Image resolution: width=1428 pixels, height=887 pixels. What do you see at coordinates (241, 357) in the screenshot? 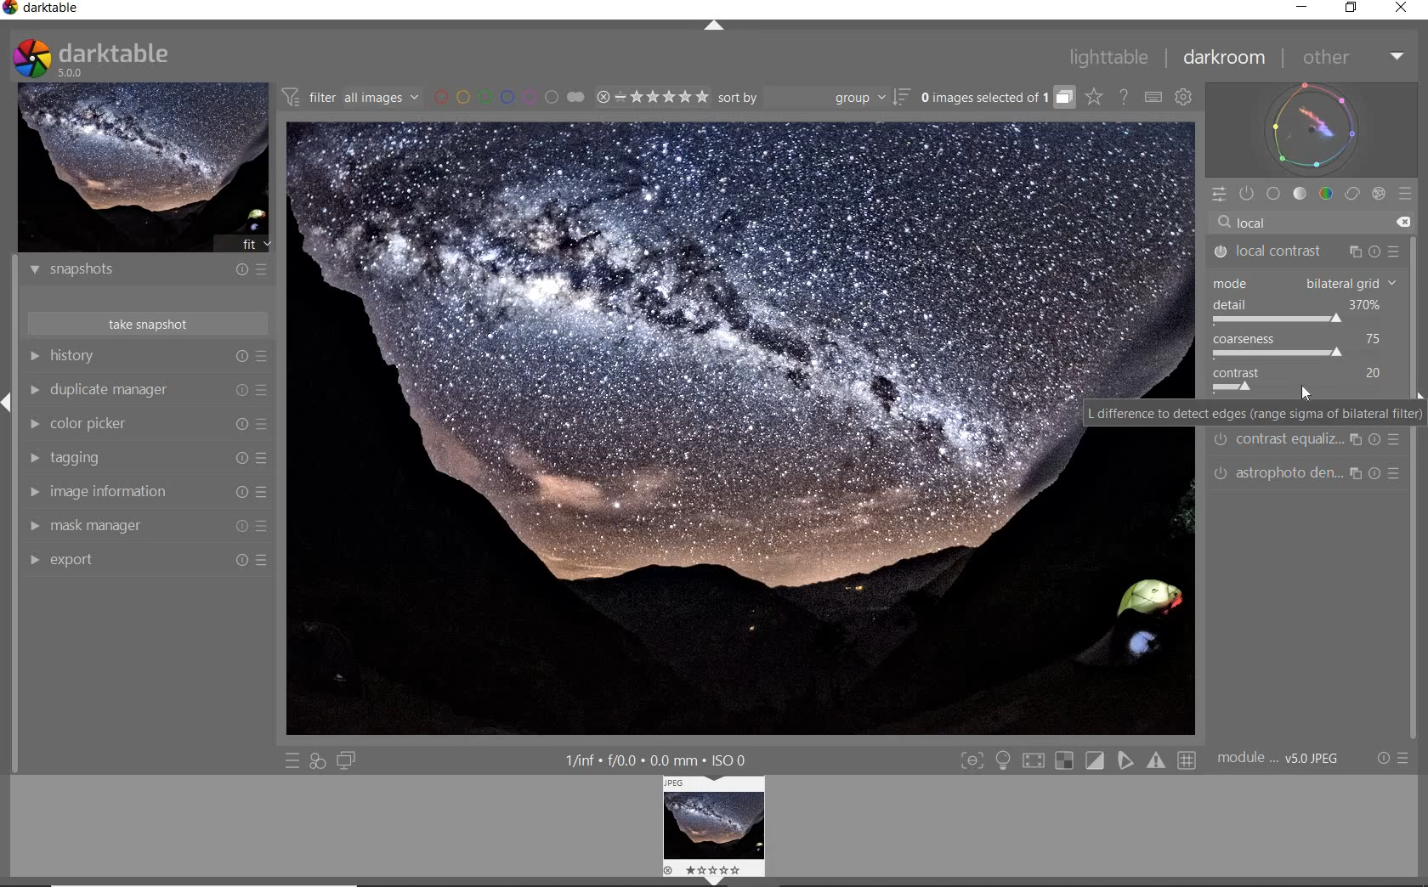
I see `reset` at bounding box center [241, 357].